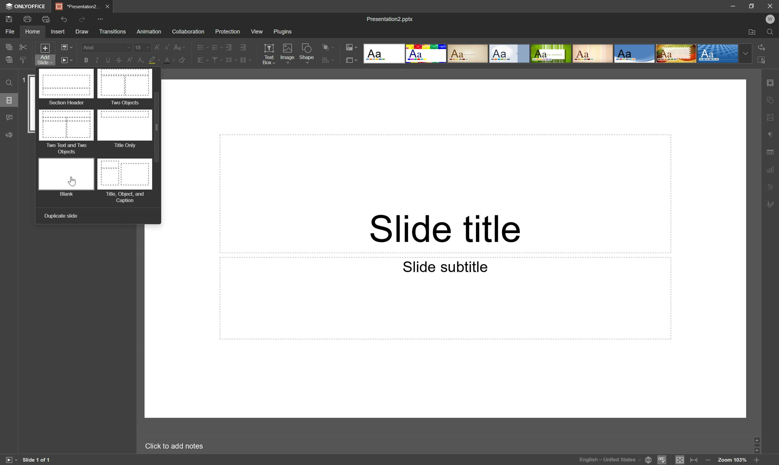 The image size is (779, 465). I want to click on Zoom out, so click(708, 460).